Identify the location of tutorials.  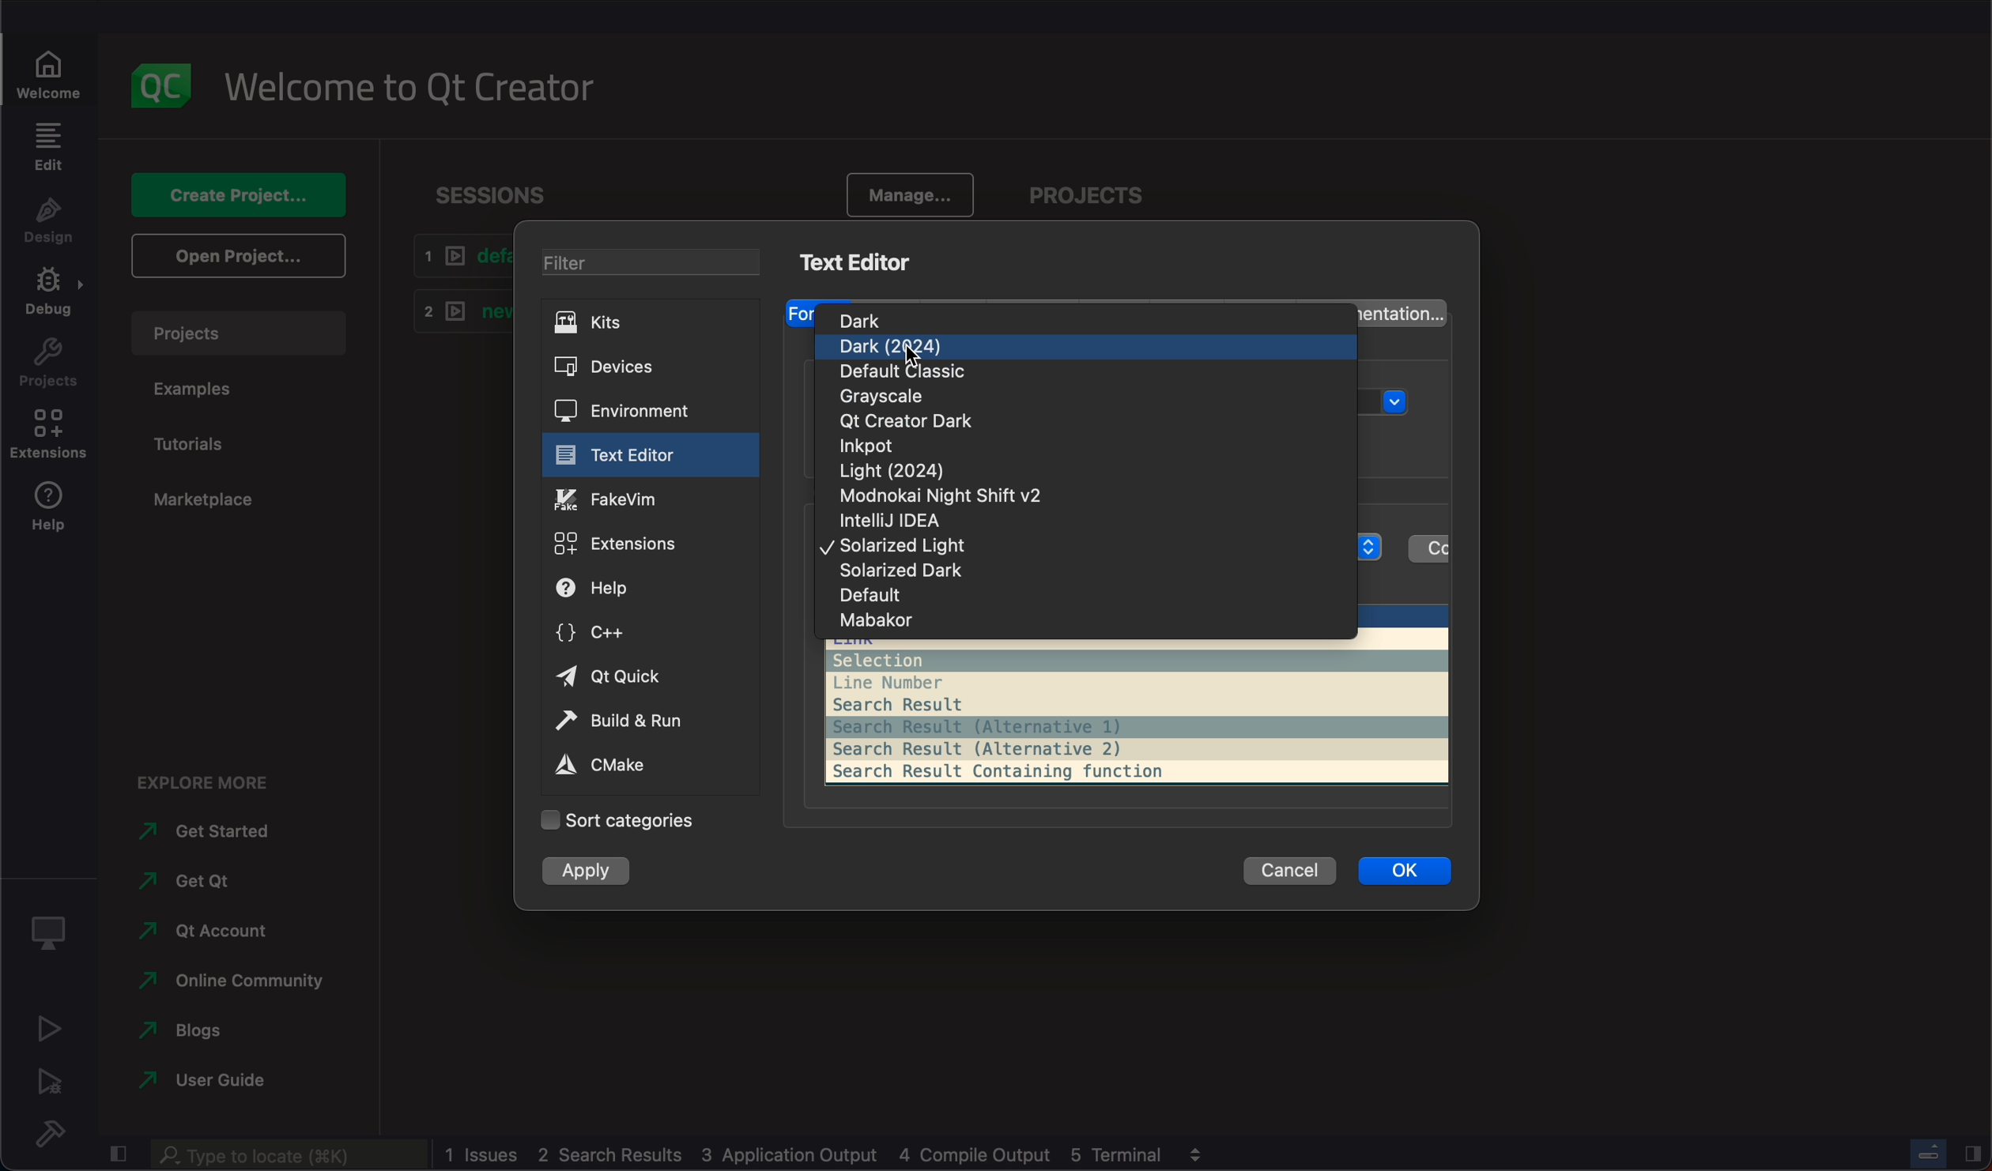
(197, 447).